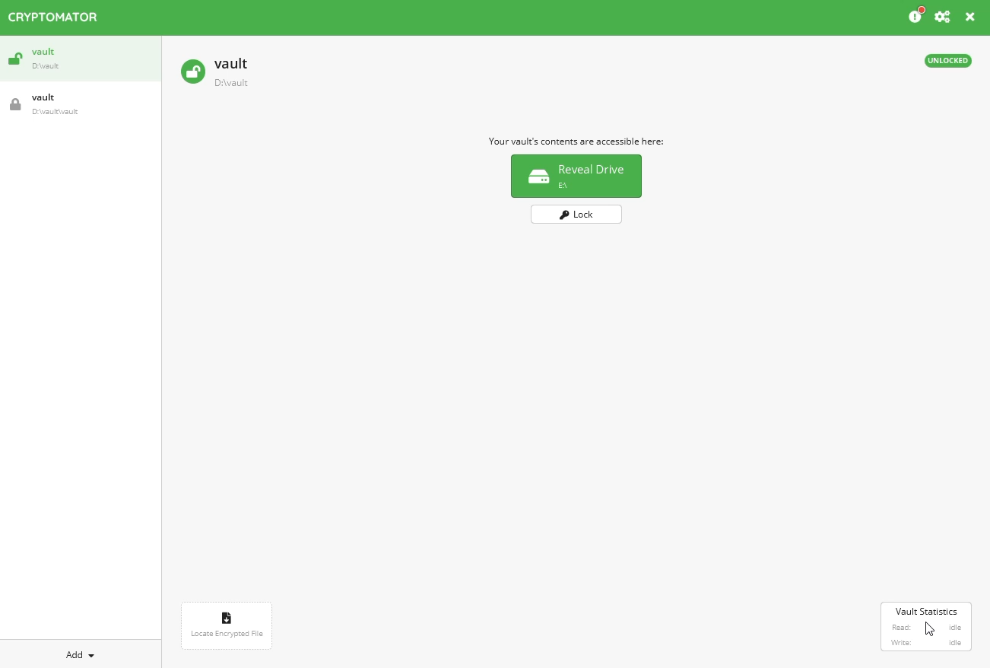  What do you see at coordinates (929, 629) in the screenshot?
I see `Cursor` at bounding box center [929, 629].